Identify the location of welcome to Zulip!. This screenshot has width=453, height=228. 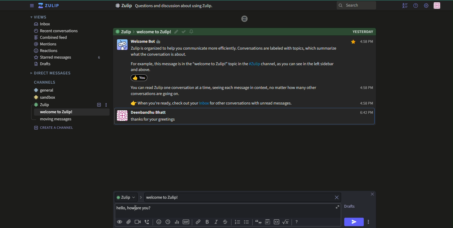
(169, 197).